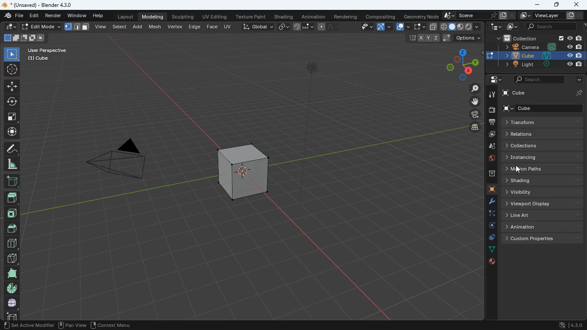  What do you see at coordinates (489, 239) in the screenshot?
I see `control` at bounding box center [489, 239].